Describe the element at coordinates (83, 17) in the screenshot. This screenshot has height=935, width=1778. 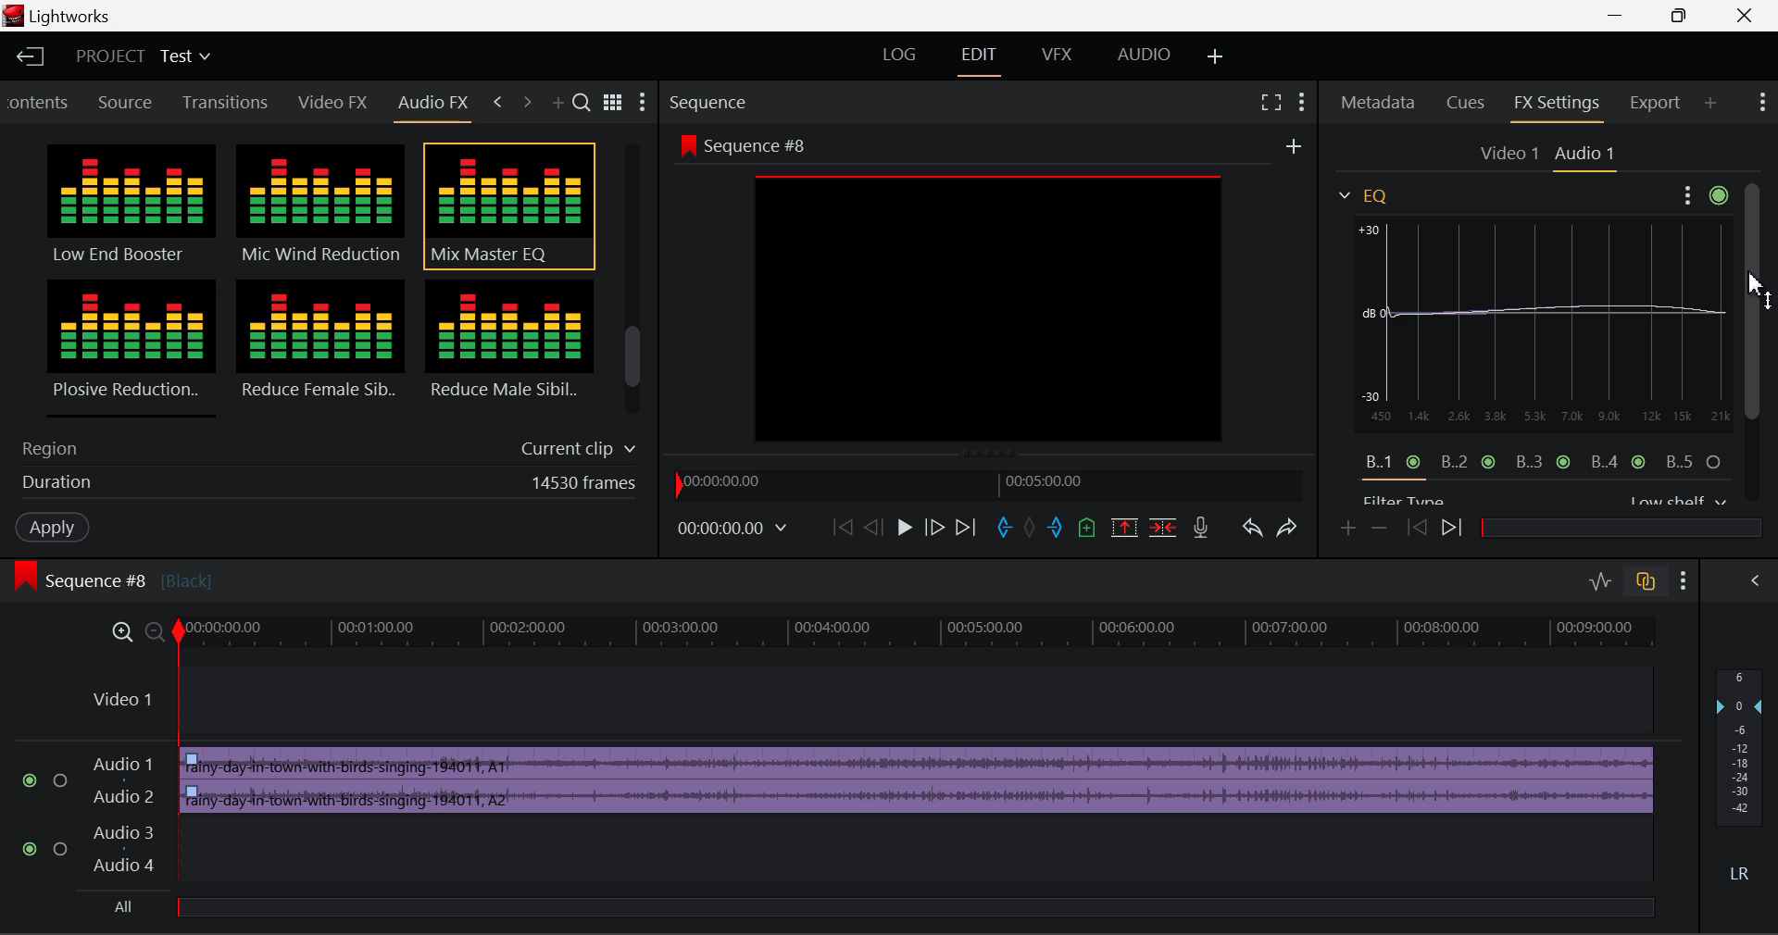
I see `Lightworks` at that location.